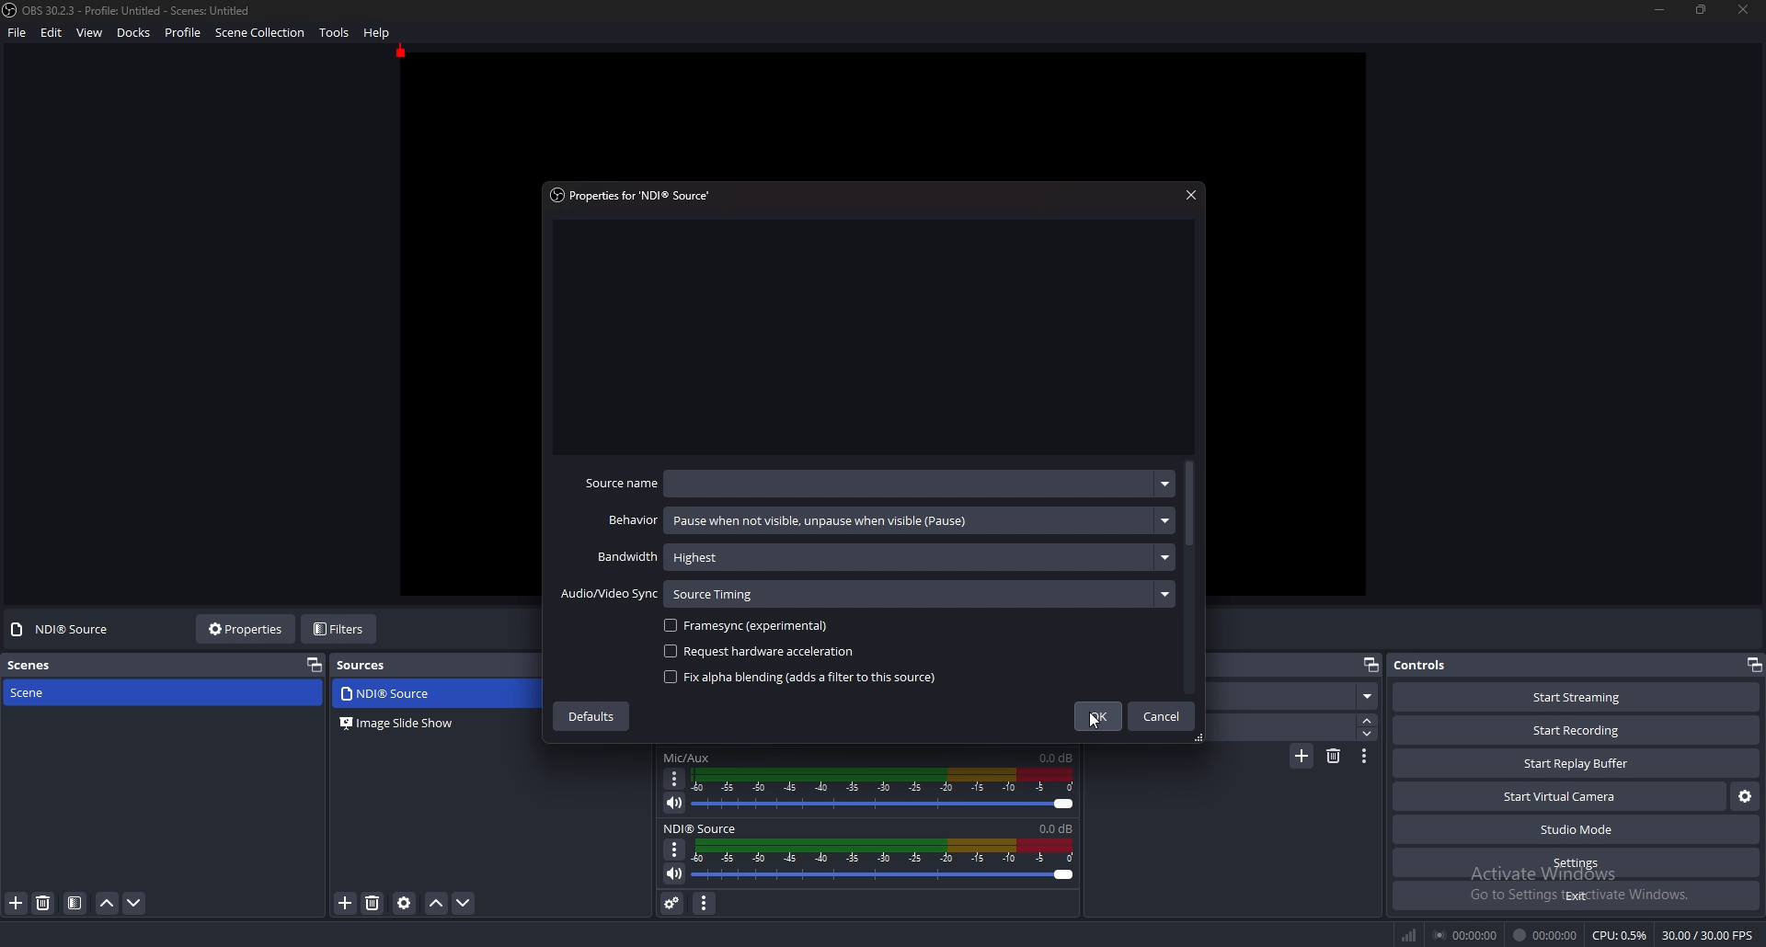 This screenshot has height=947, width=1766. I want to click on remove source, so click(44, 903).